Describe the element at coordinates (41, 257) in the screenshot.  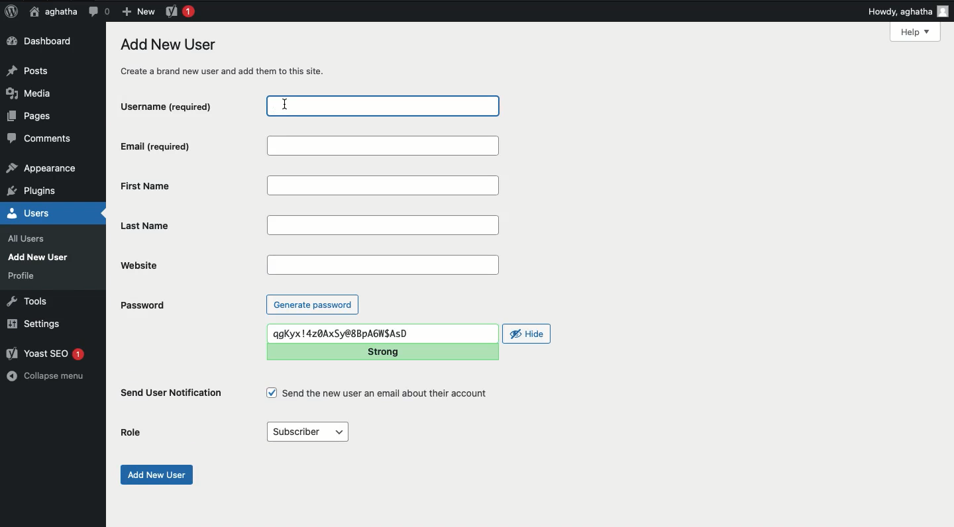
I see `Add New User` at that location.